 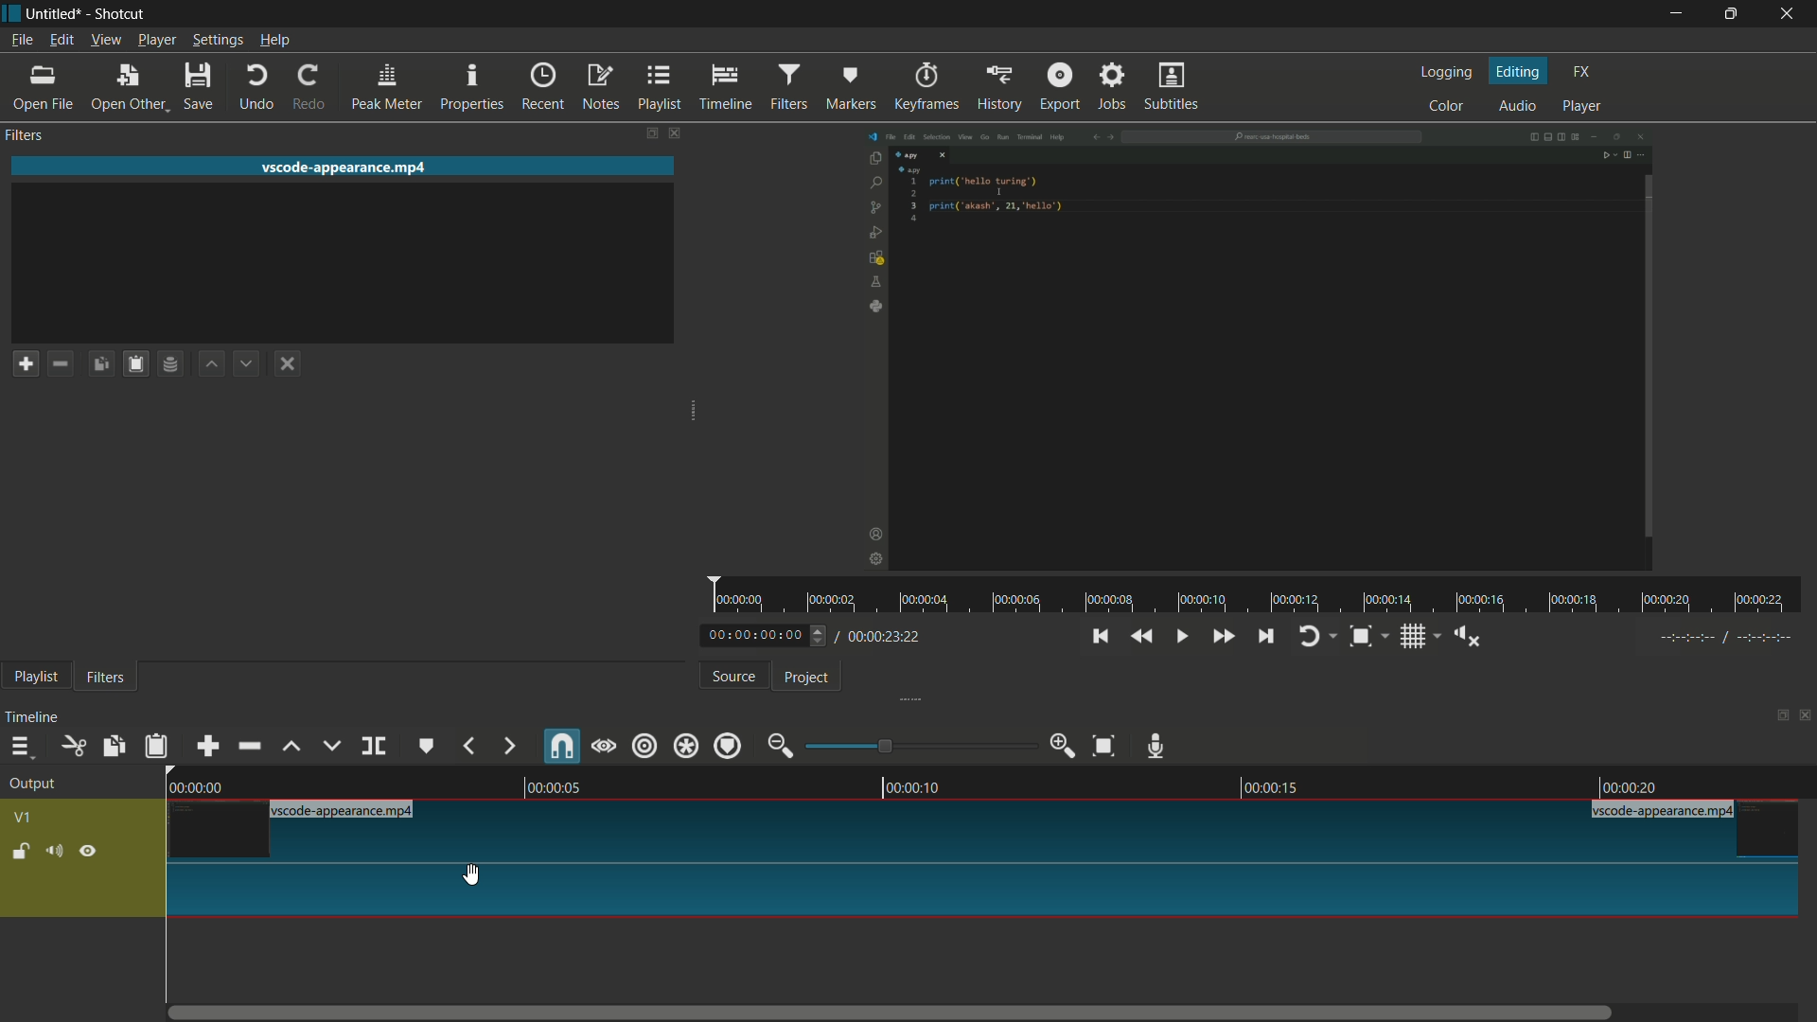 I want to click on ripple, so click(x=644, y=745).